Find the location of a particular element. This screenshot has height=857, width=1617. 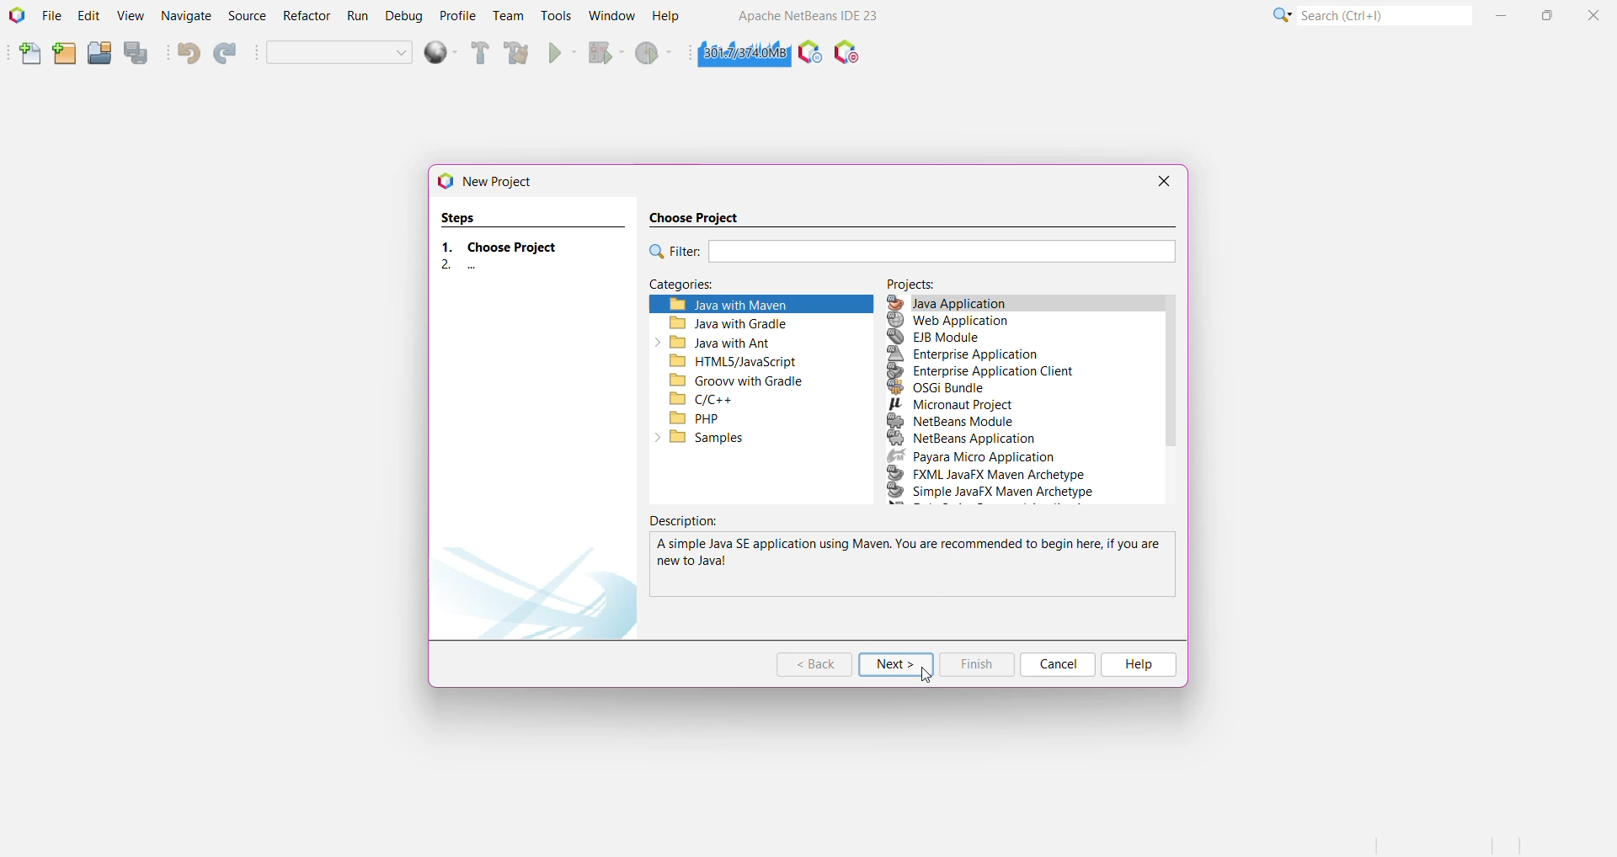

Tools is located at coordinates (556, 17).